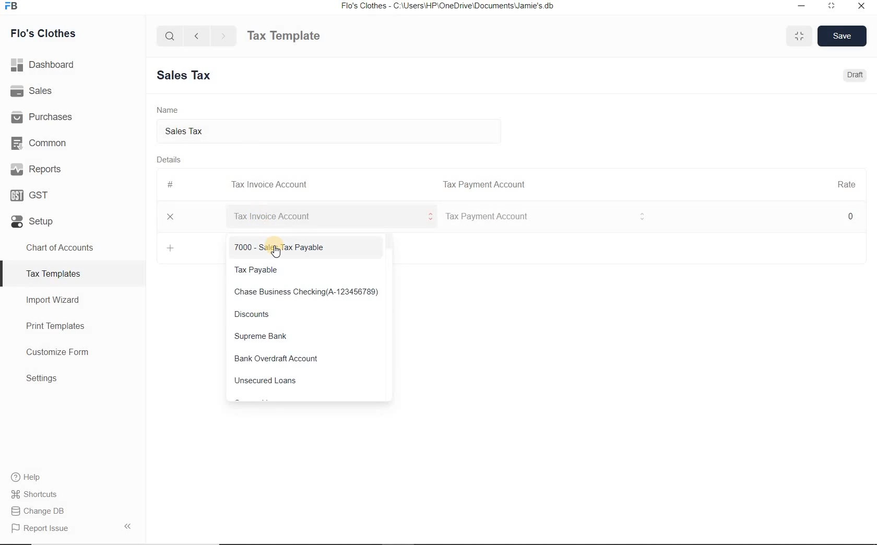 This screenshot has height=545, width=877. Describe the element at coordinates (73, 115) in the screenshot. I see `Purchases` at that location.